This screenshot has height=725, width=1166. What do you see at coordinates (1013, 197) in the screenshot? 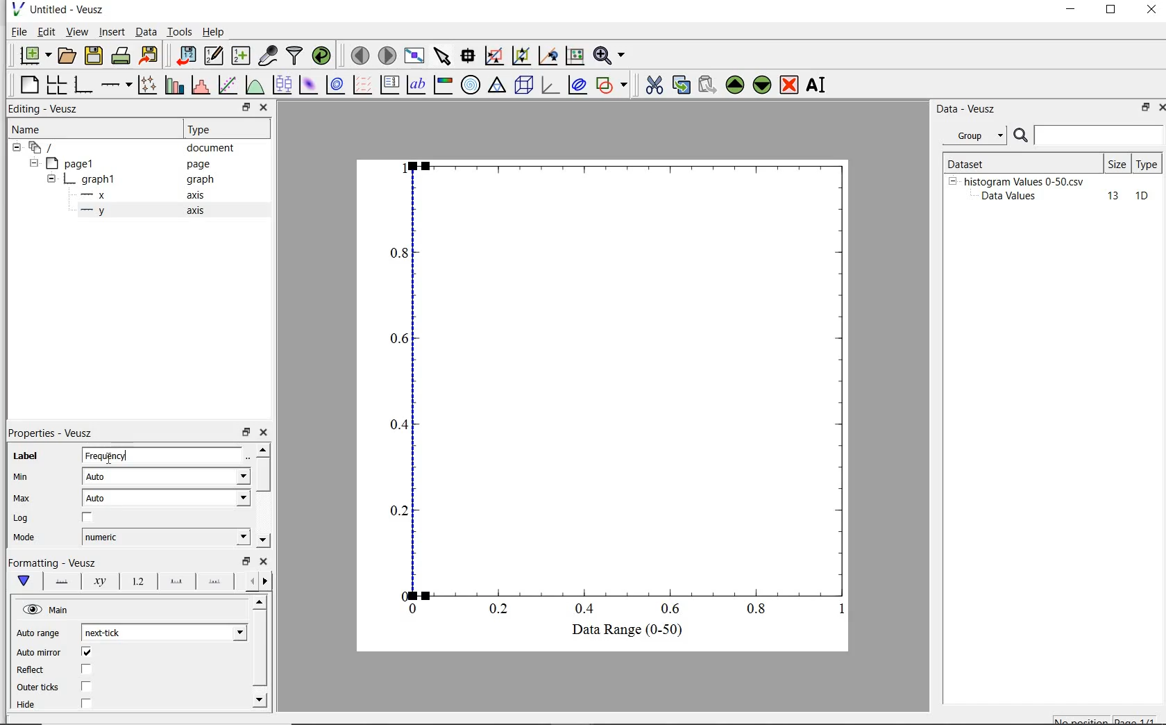
I see `Data Values` at bounding box center [1013, 197].